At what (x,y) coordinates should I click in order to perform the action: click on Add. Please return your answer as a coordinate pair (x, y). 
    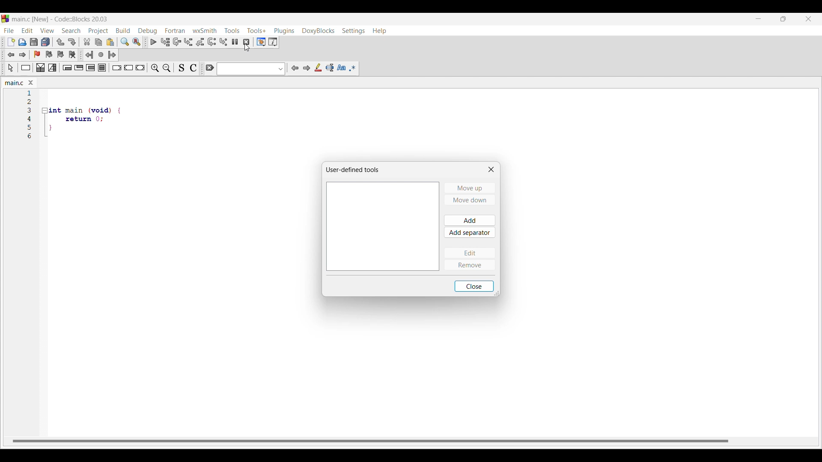
    Looking at the image, I should click on (470, 220).